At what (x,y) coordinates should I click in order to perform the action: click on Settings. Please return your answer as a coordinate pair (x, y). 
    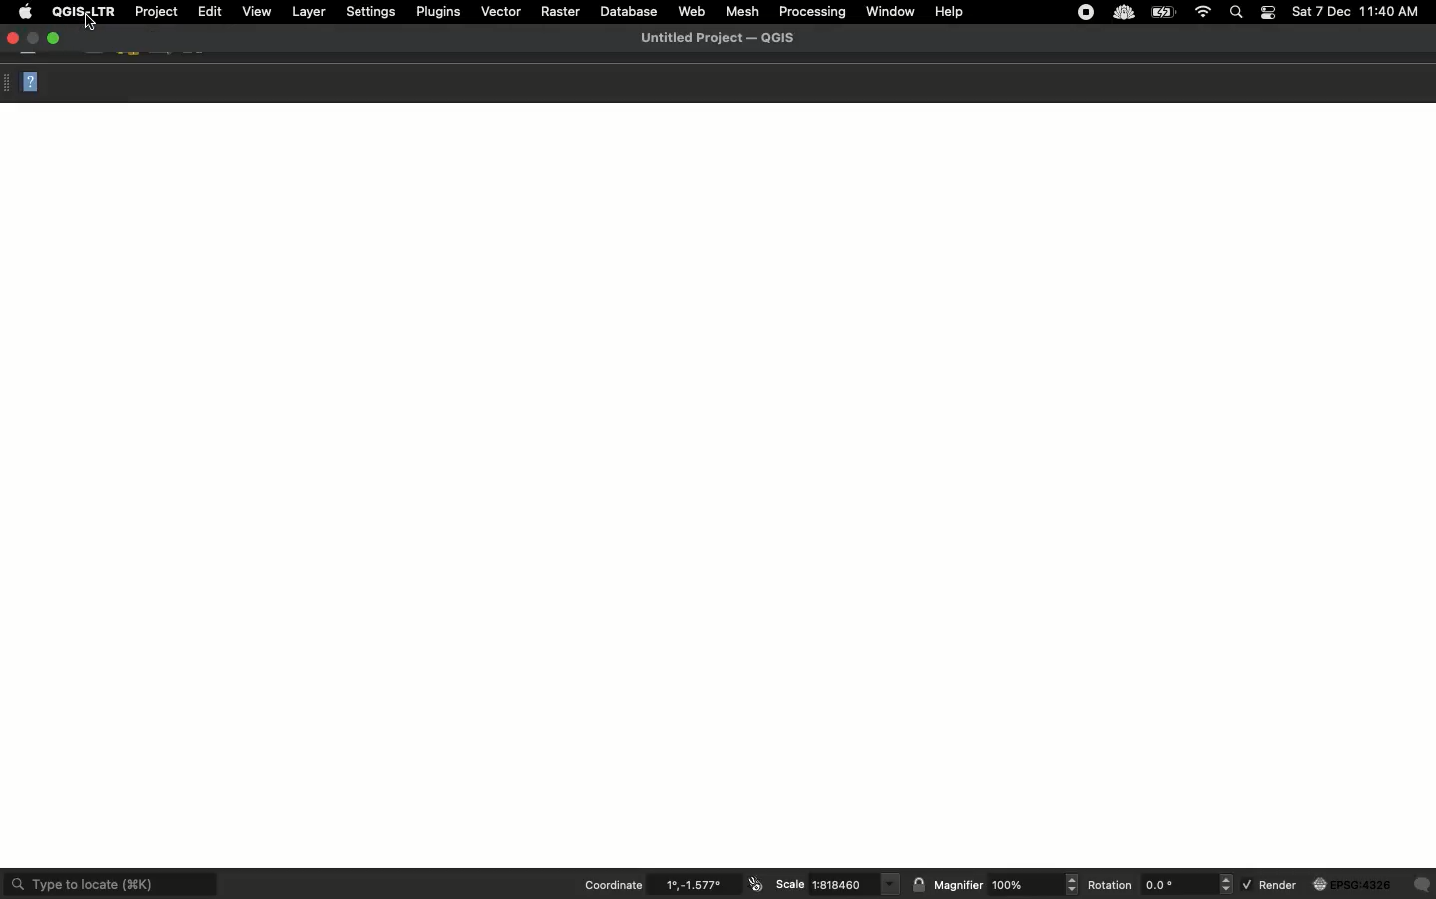
    Looking at the image, I should click on (372, 13).